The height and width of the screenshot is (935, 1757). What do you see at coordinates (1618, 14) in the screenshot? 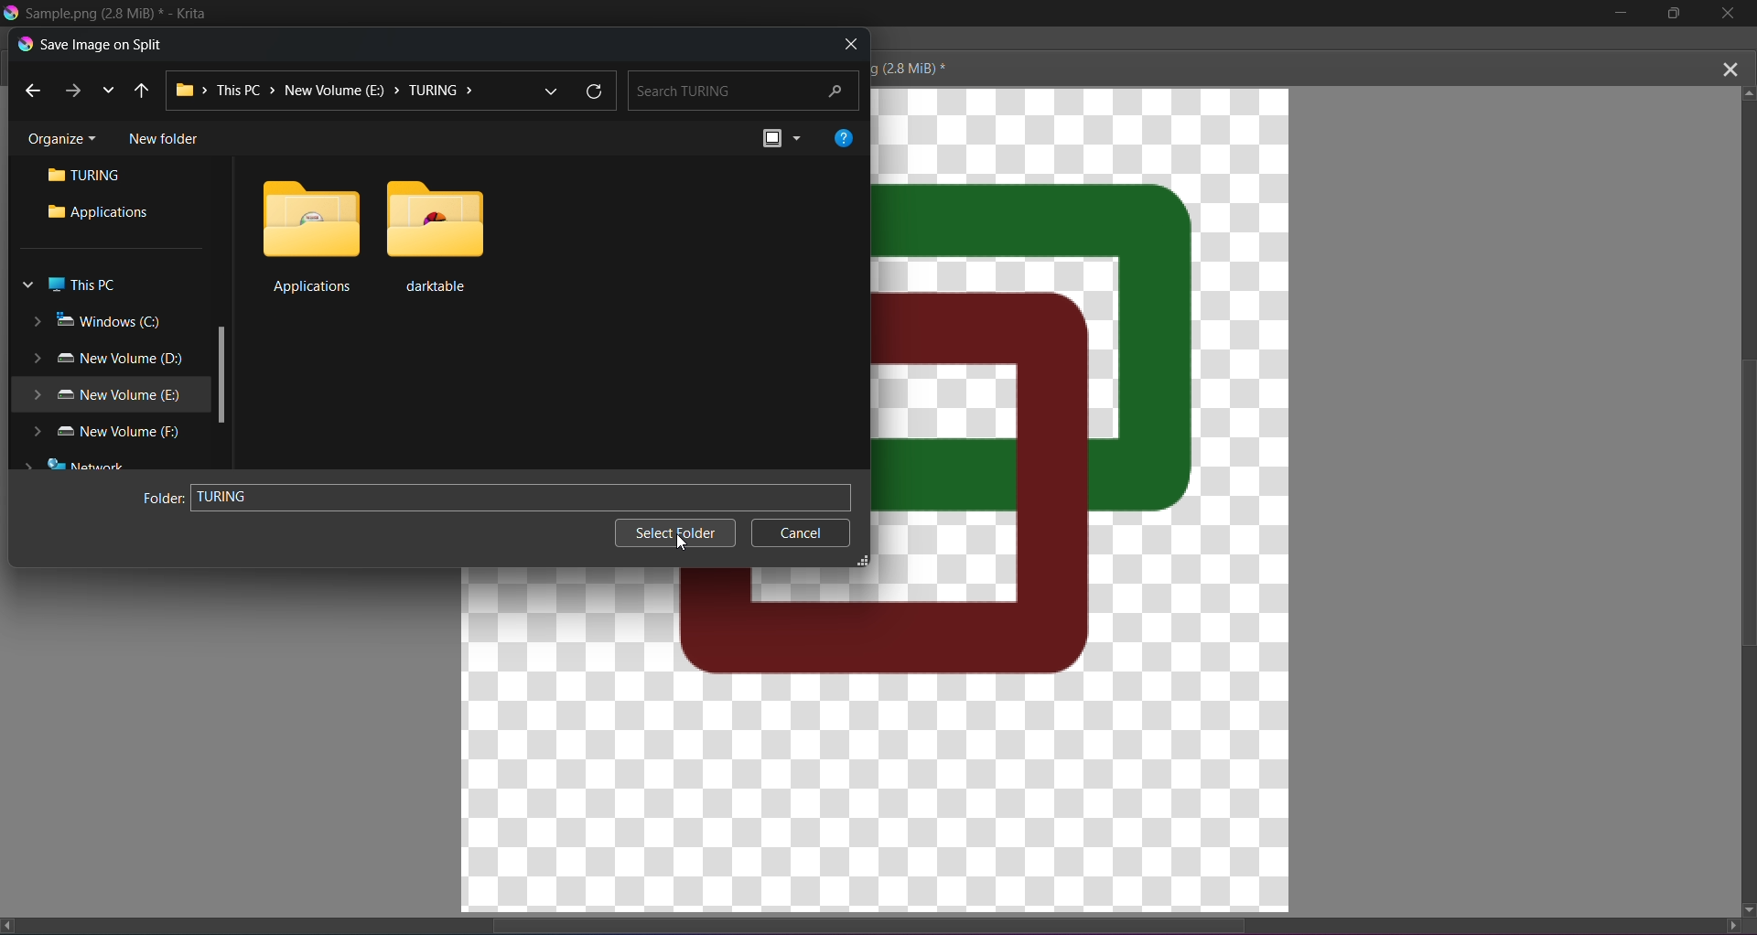
I see `MInimize` at bounding box center [1618, 14].